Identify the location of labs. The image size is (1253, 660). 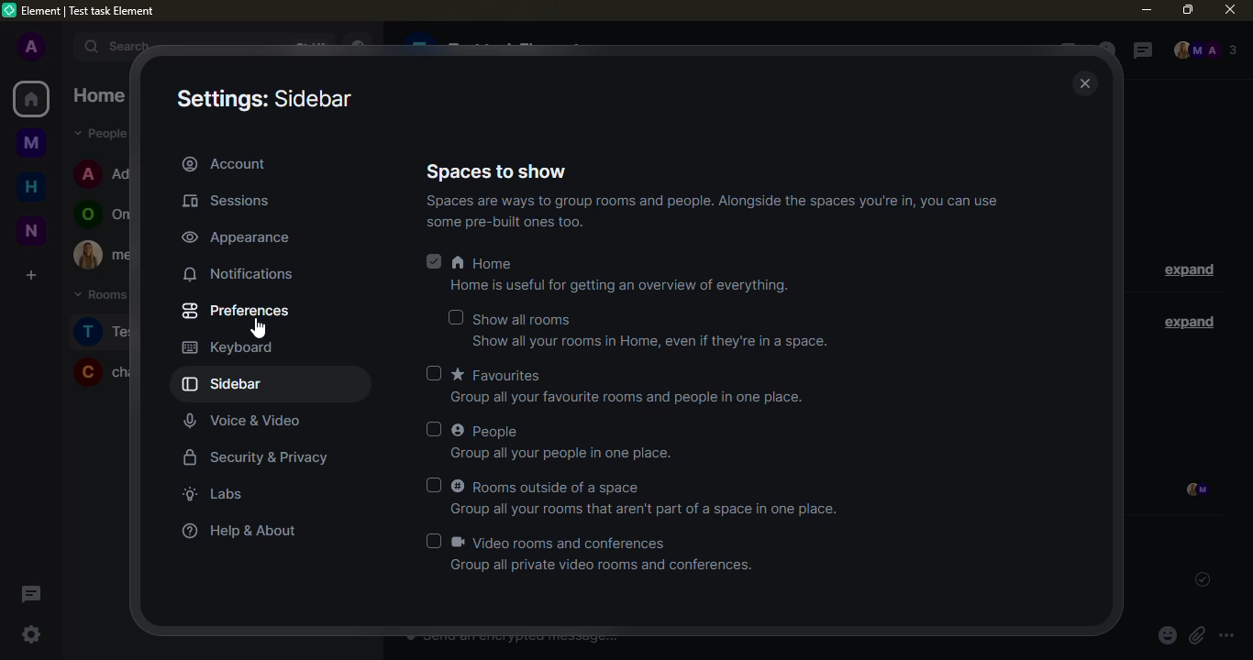
(213, 493).